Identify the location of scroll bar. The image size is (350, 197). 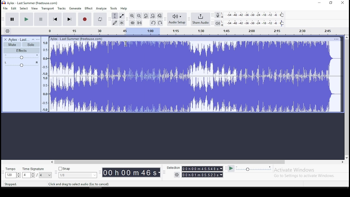
(347, 97).